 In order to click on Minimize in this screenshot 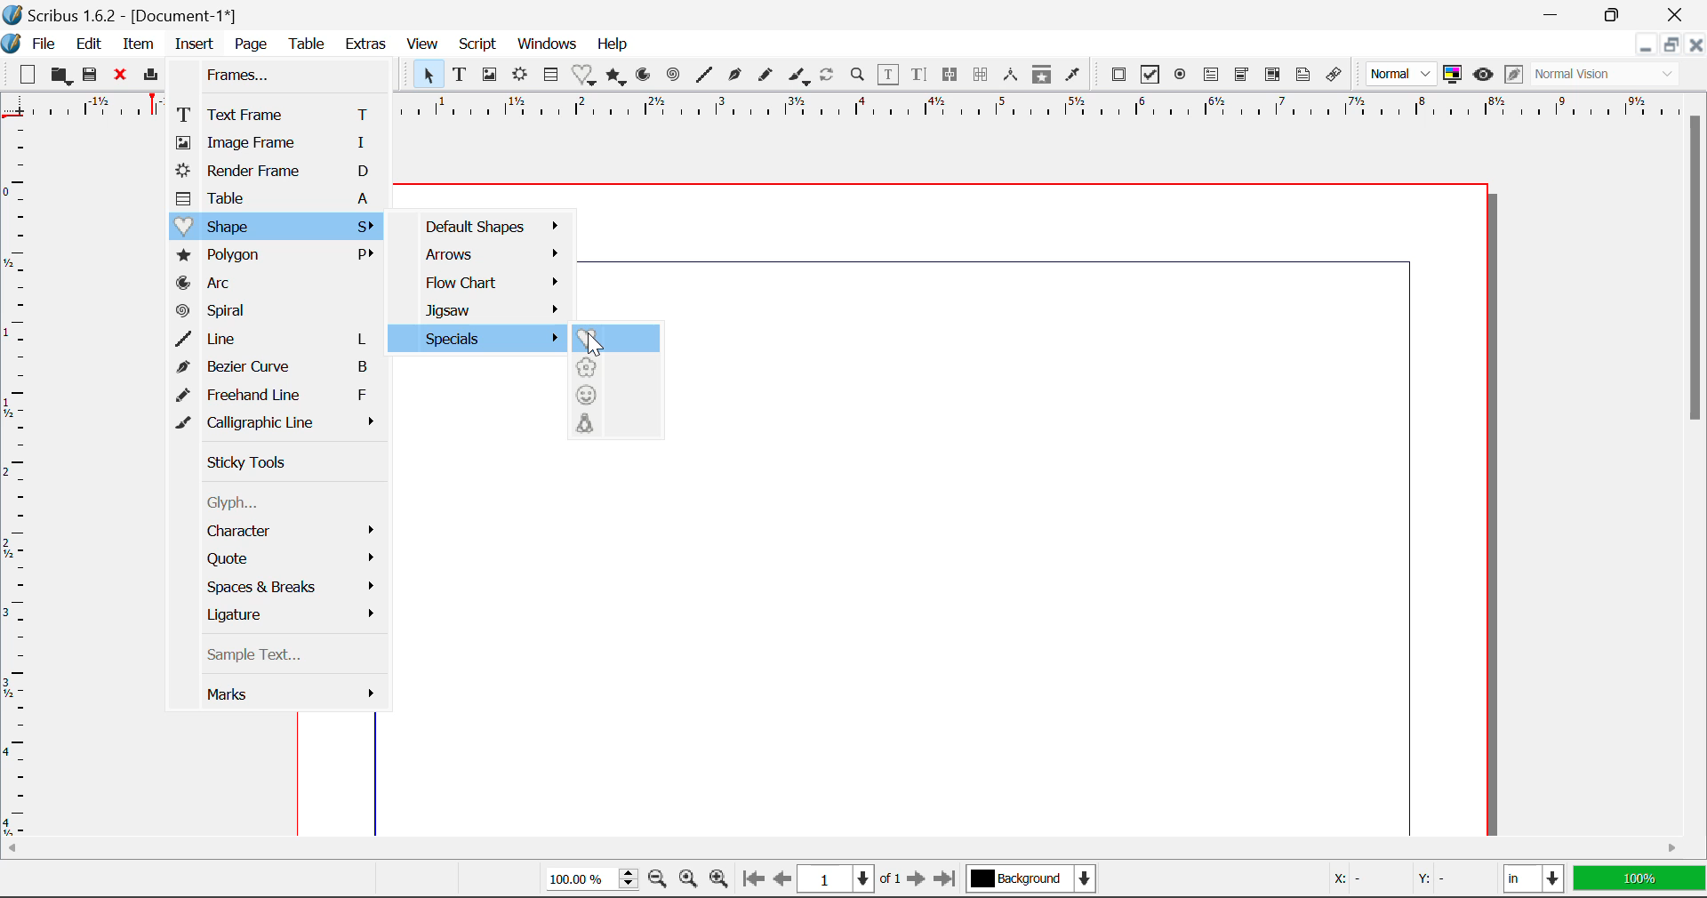, I will do `click(1621, 14)`.